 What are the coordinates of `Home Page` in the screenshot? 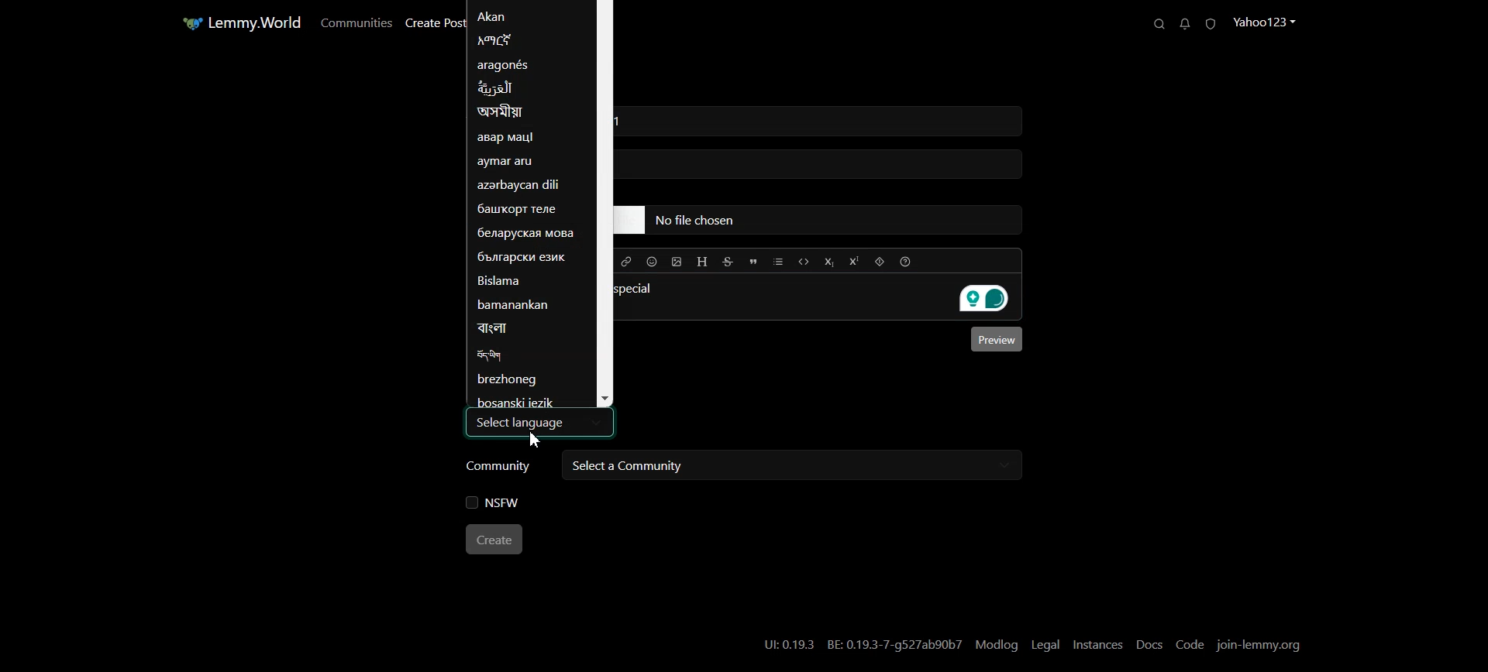 It's located at (238, 23).